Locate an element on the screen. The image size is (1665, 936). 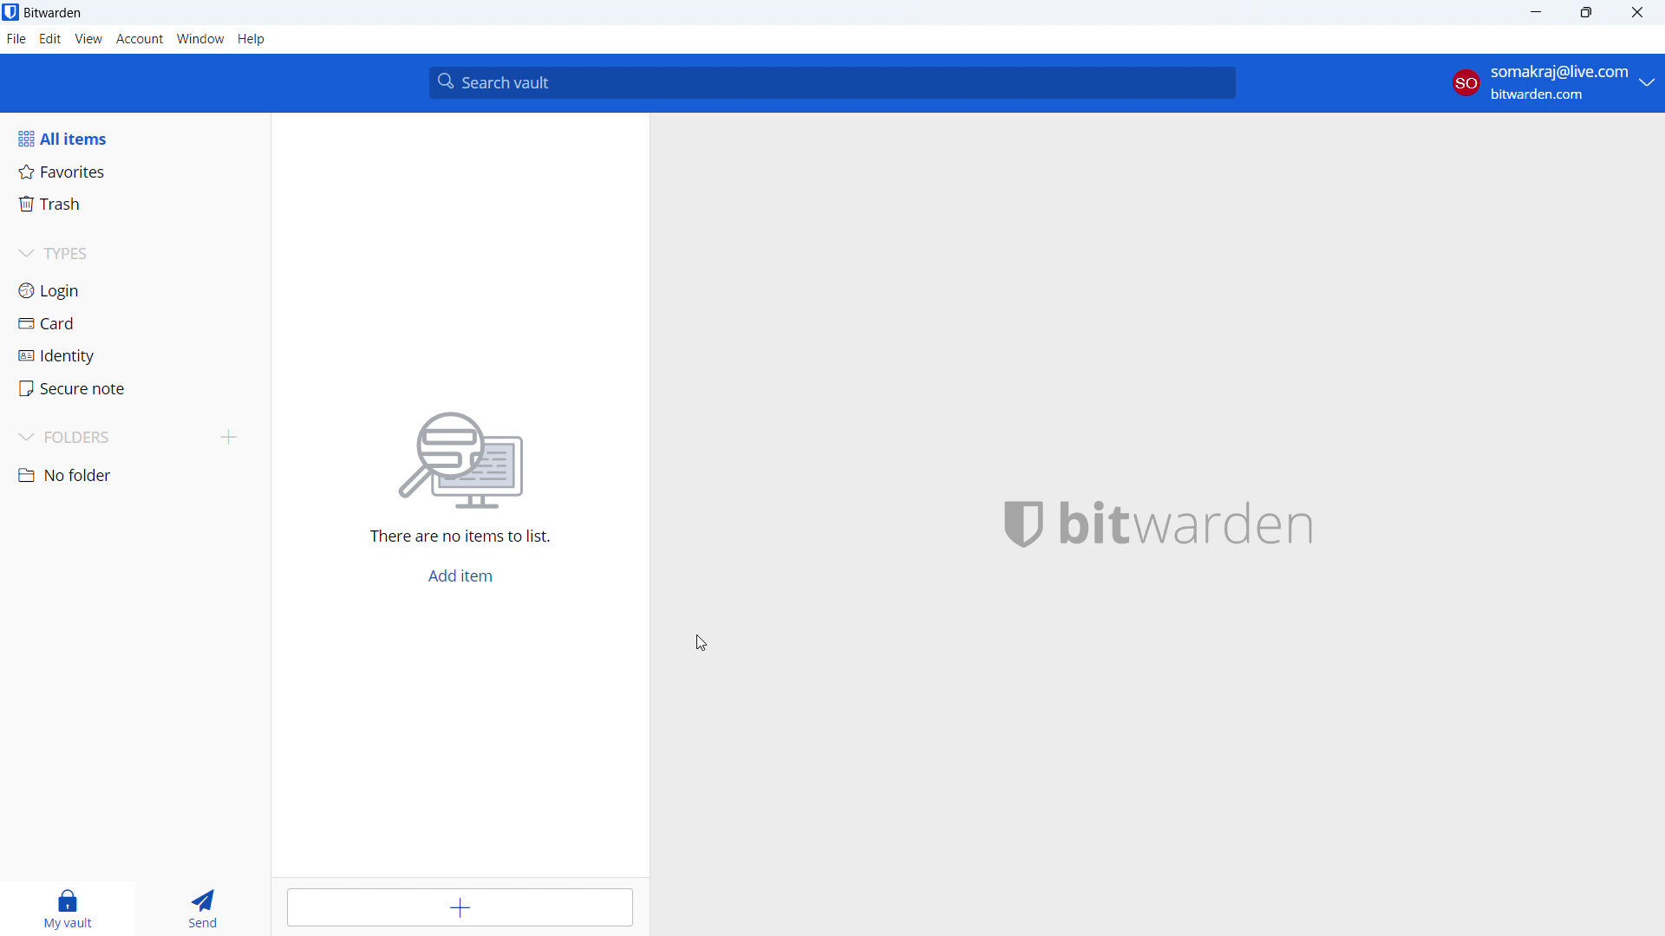
account is located at coordinates (1554, 82).